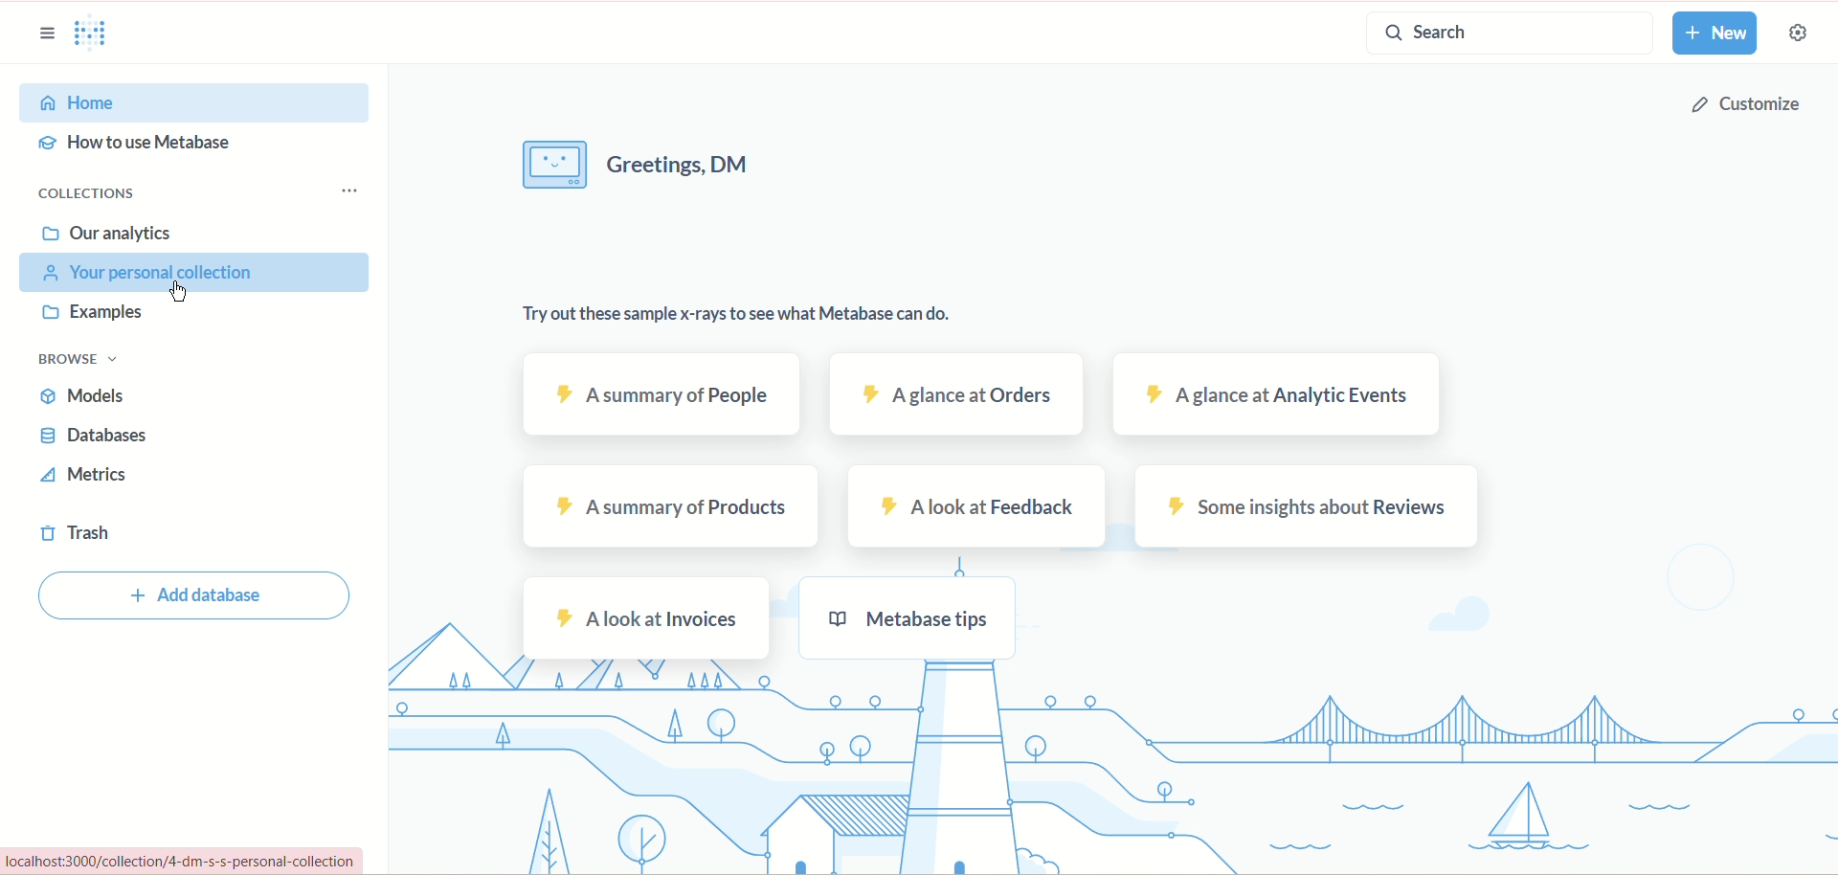 The image size is (1838, 875). I want to click on sidebar options, so click(43, 34).